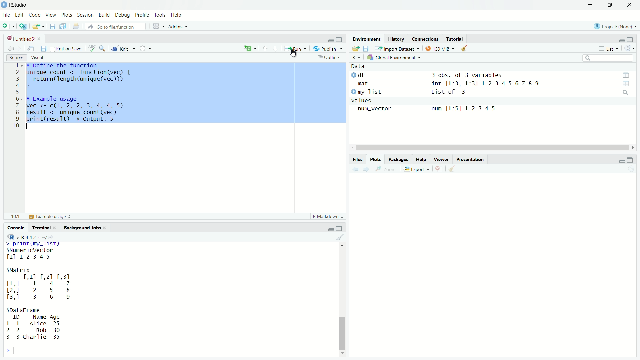 The height and width of the screenshot is (360, 640). I want to click on find and replace, so click(104, 49).